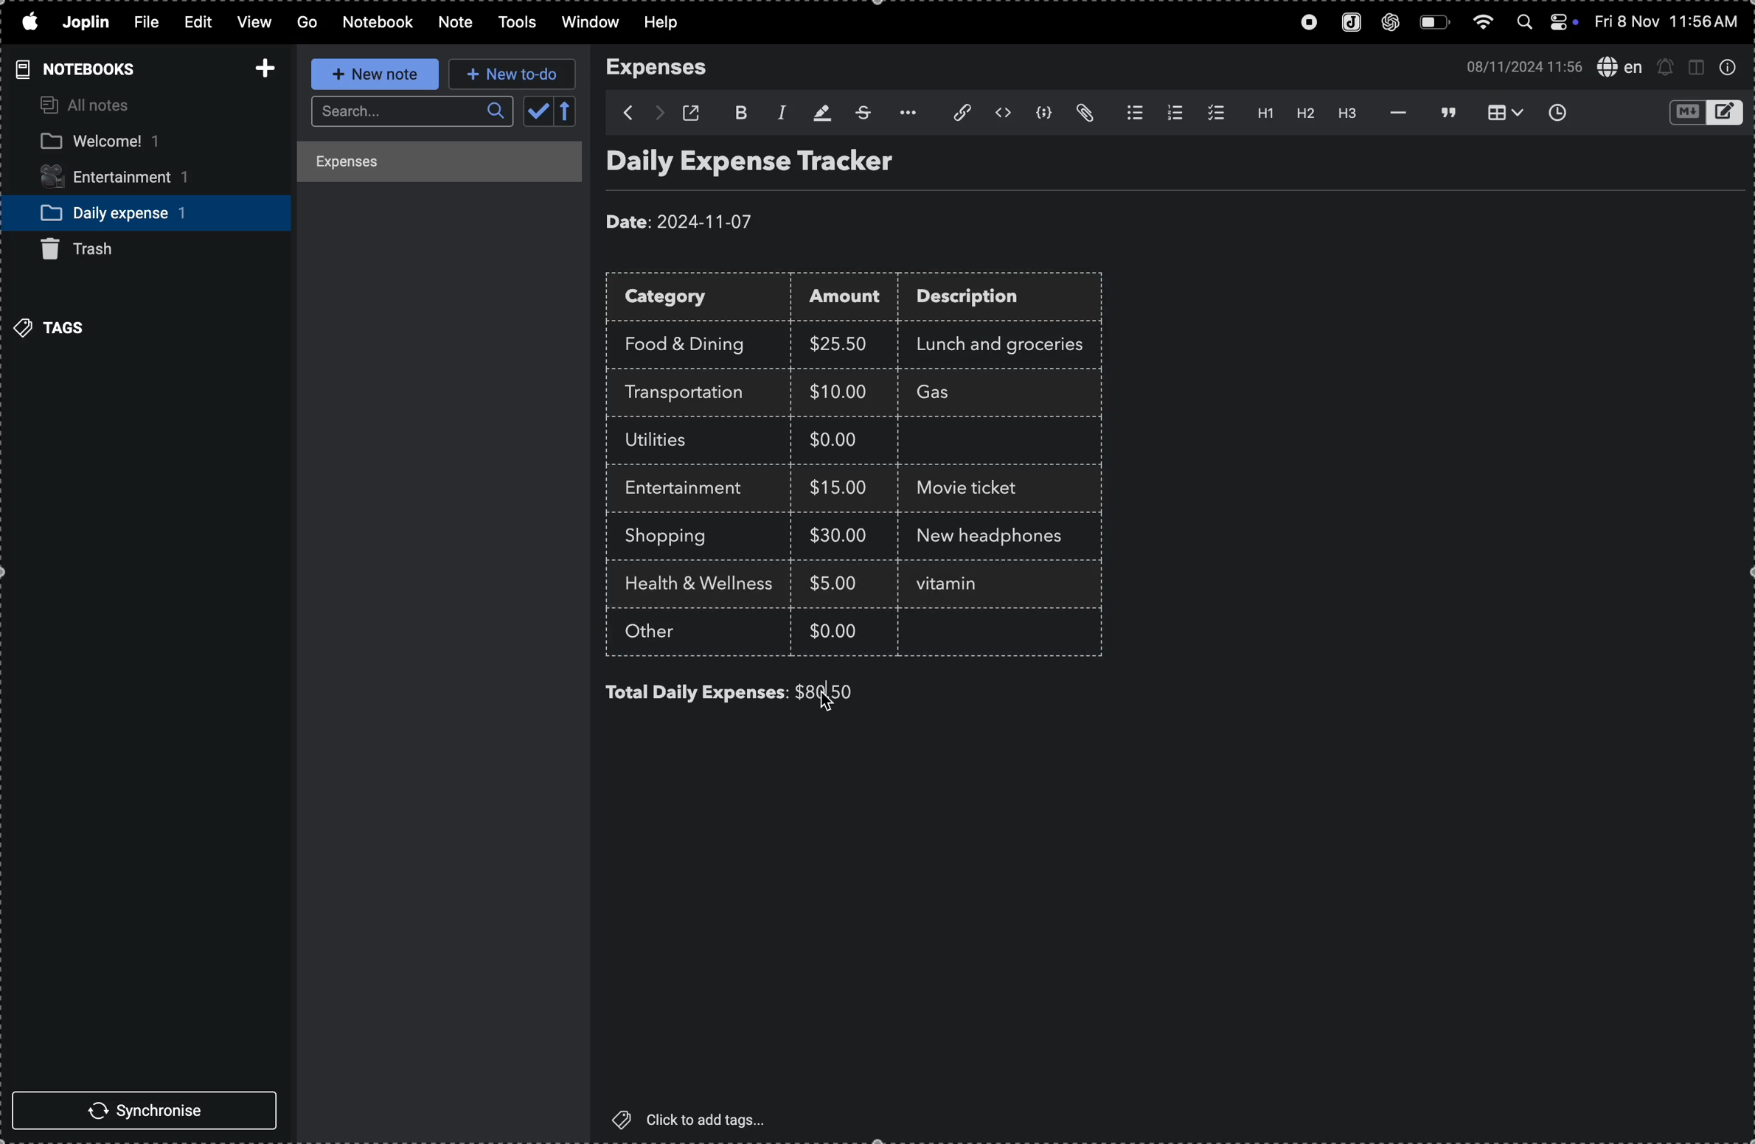 This screenshot has height=1144, width=1755. What do you see at coordinates (129, 178) in the screenshot?
I see `entertainment` at bounding box center [129, 178].